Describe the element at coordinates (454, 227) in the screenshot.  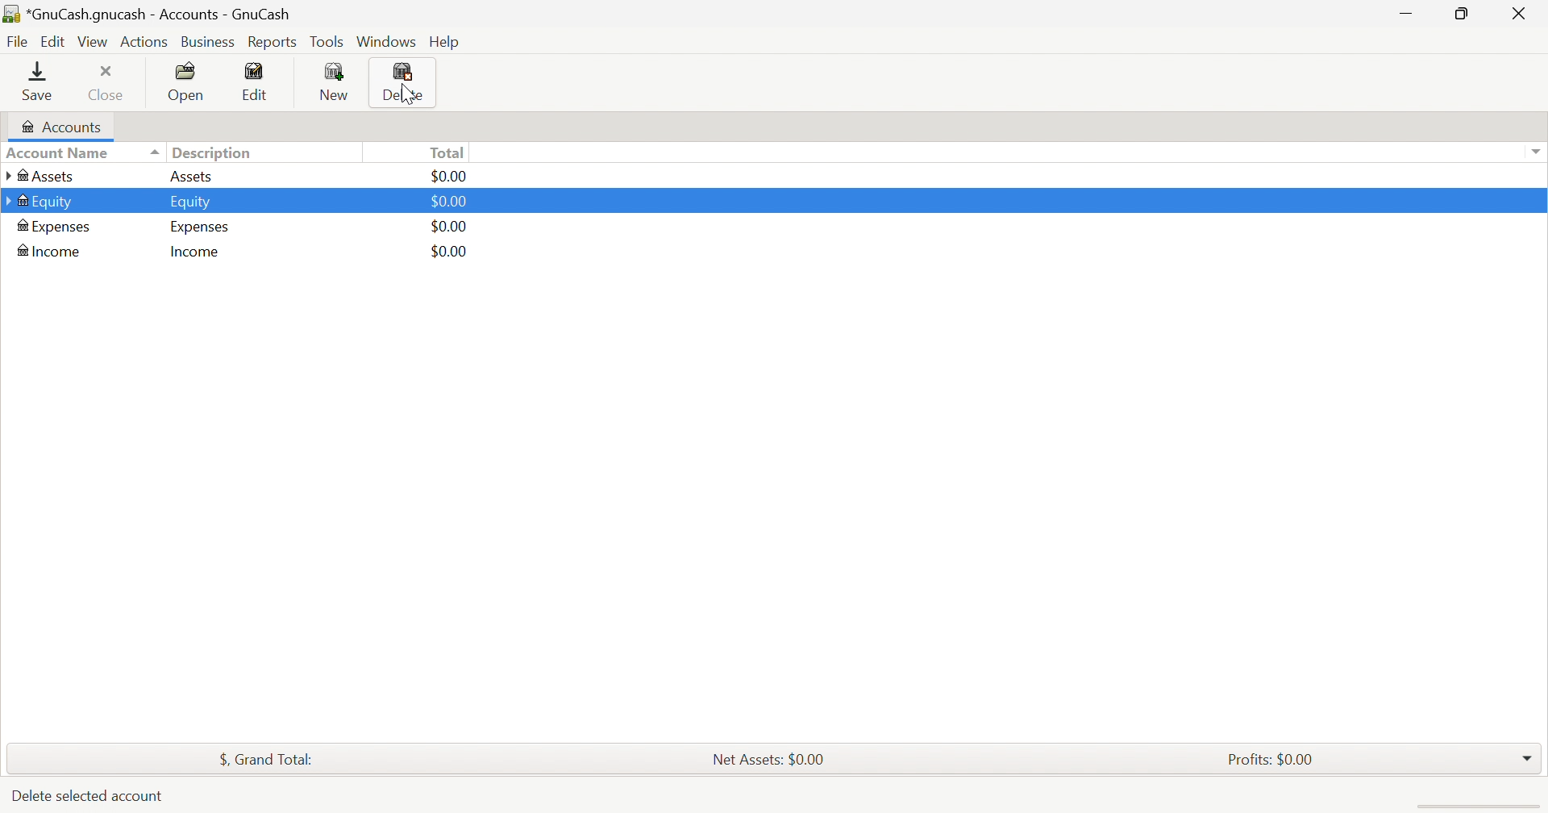
I see `$0.00` at that location.